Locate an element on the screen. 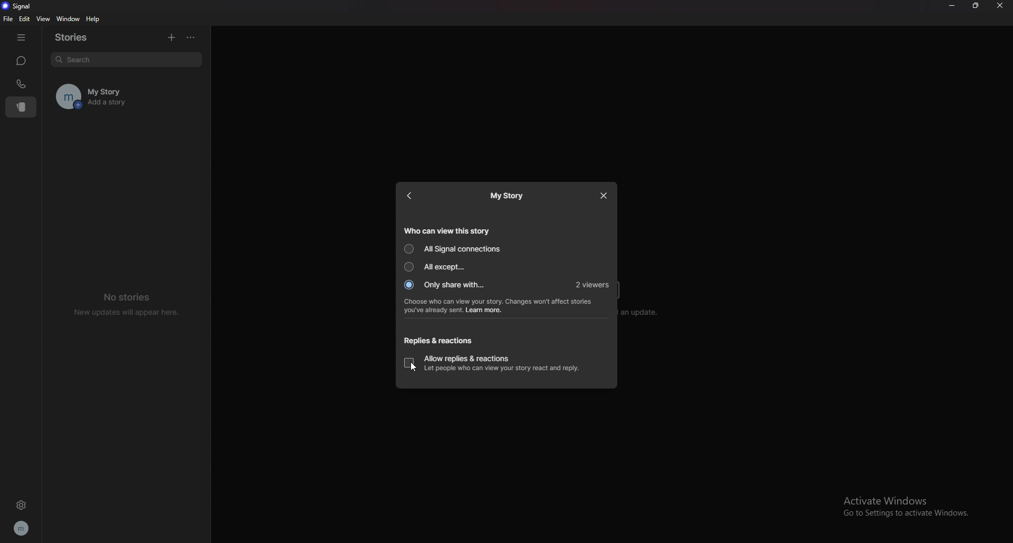 This screenshot has width=1013, height=543. all signal connections is located at coordinates (454, 248).